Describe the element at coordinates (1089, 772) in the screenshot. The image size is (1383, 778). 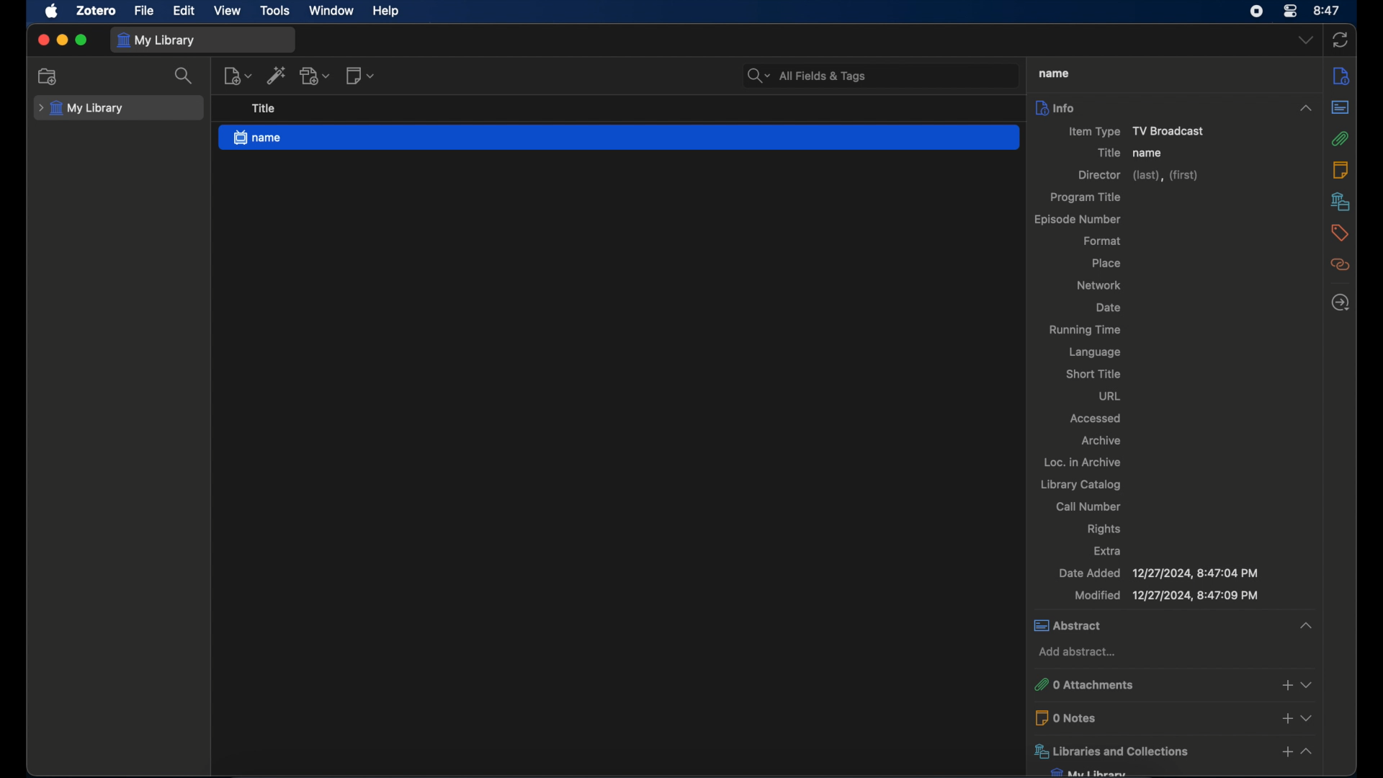
I see `my library` at that location.